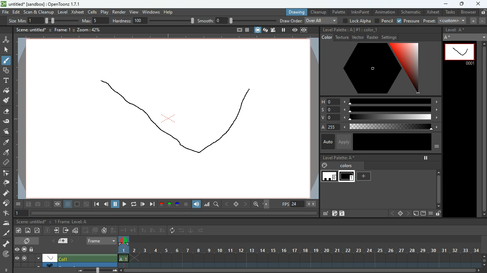 Image resolution: width=487 pixels, height=273 pixels. I want to click on edge, so click(6, 173).